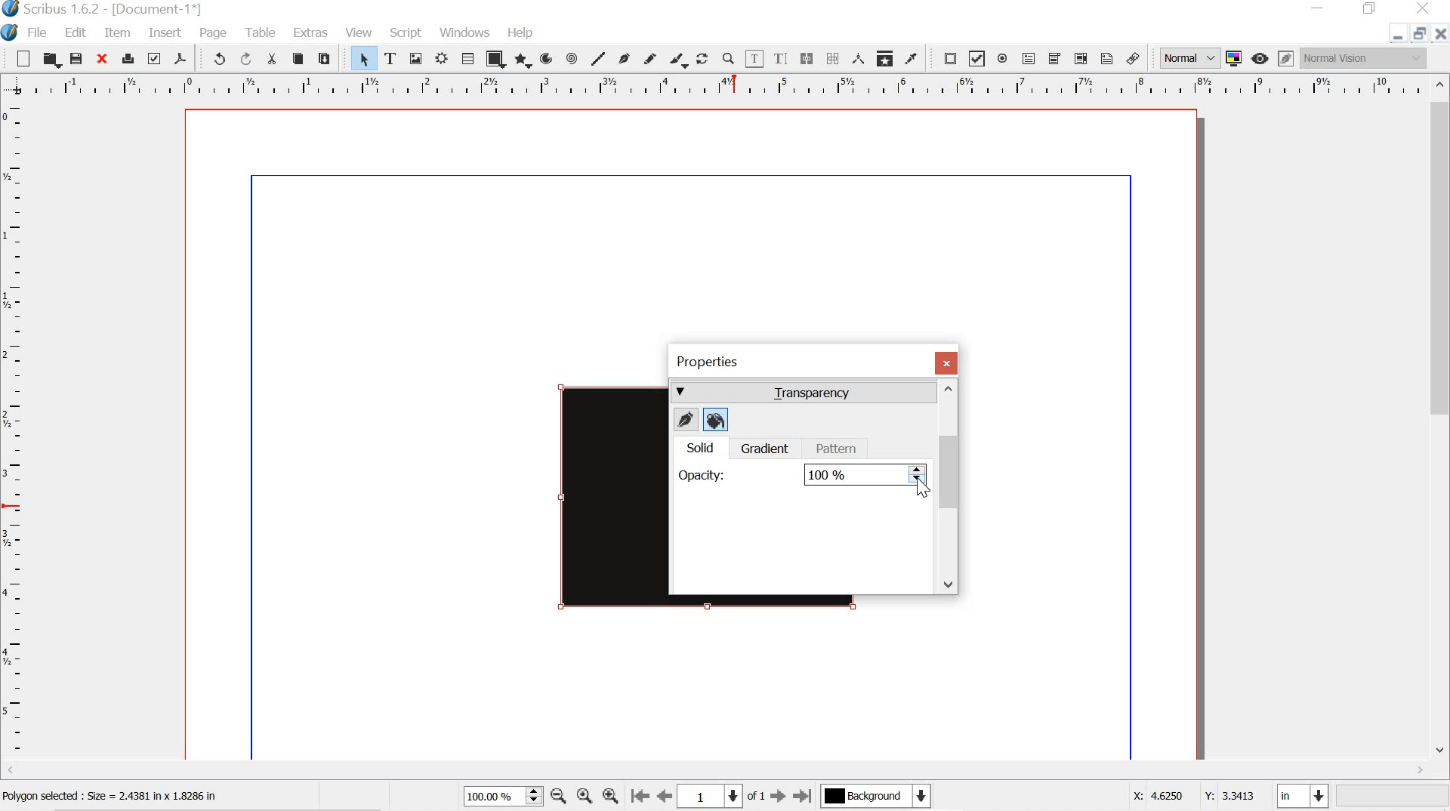 This screenshot has height=811, width=1450. I want to click on shape, so click(495, 59).